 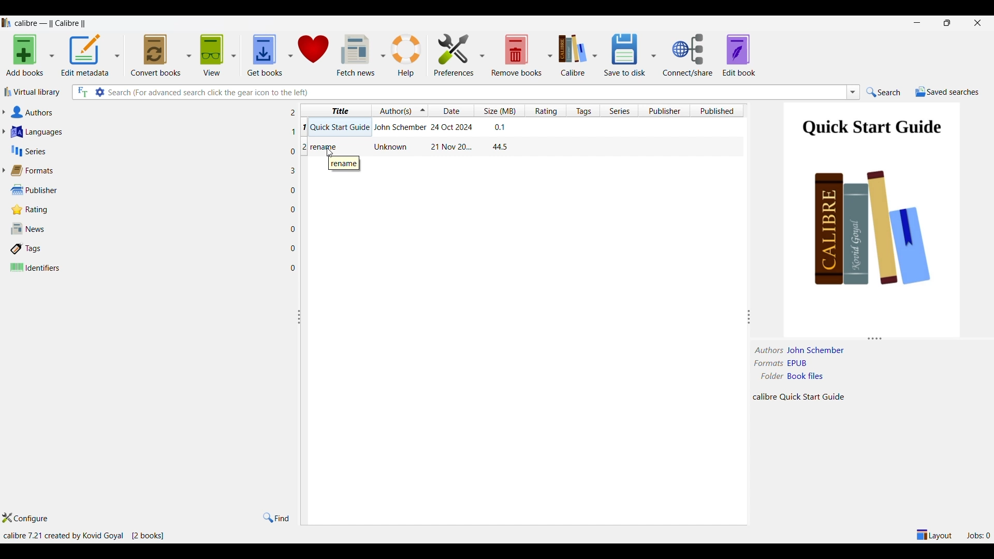 What do you see at coordinates (147, 151) in the screenshot?
I see `Series` at bounding box center [147, 151].